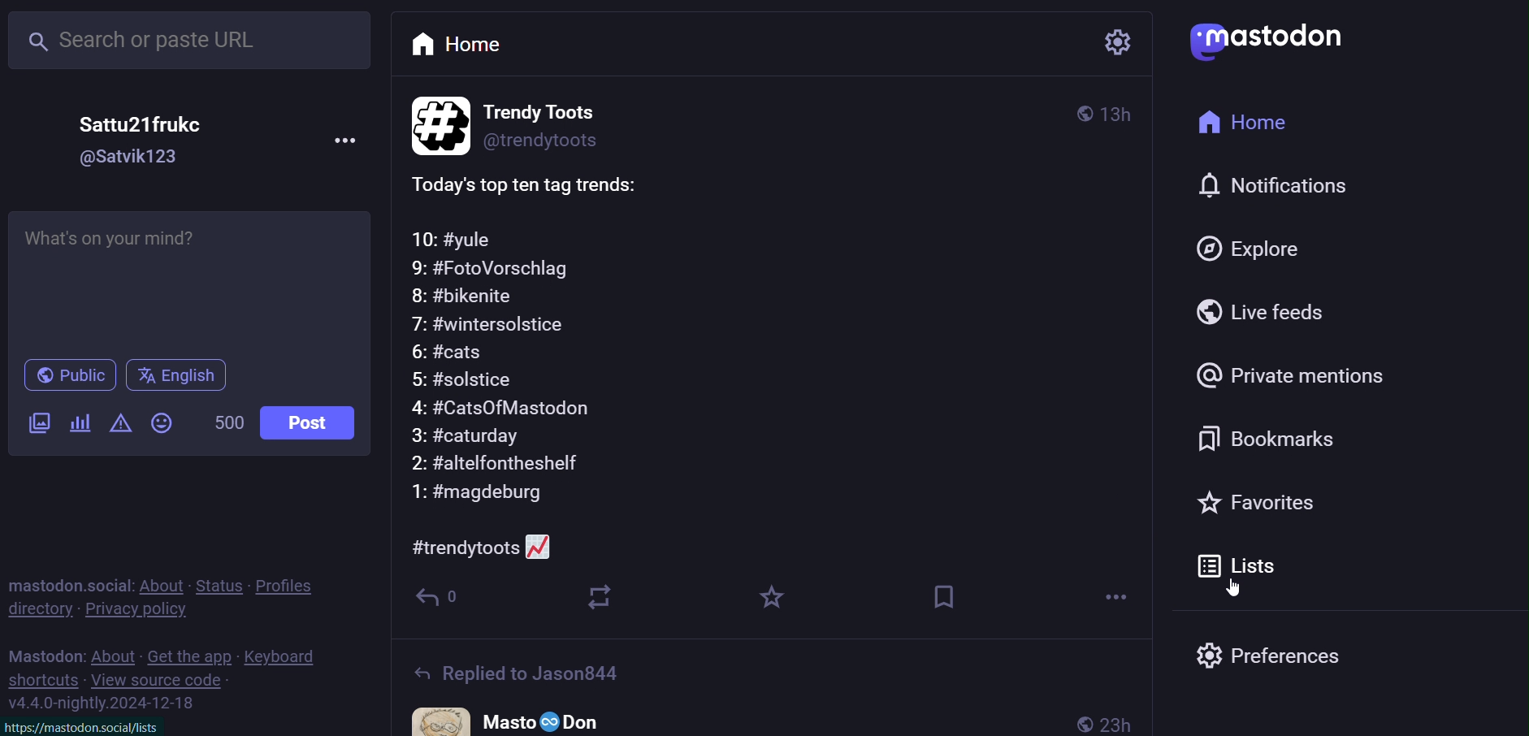  What do you see at coordinates (315, 423) in the screenshot?
I see `post` at bounding box center [315, 423].